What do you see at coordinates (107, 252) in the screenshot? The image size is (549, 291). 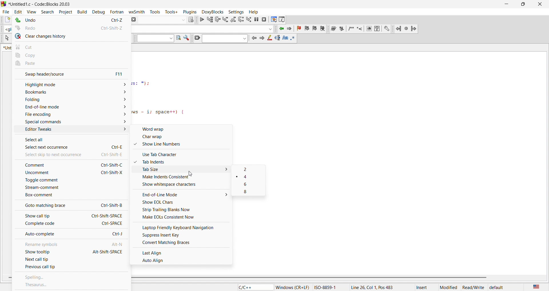 I see `Alt-Shift-SPACE` at bounding box center [107, 252].